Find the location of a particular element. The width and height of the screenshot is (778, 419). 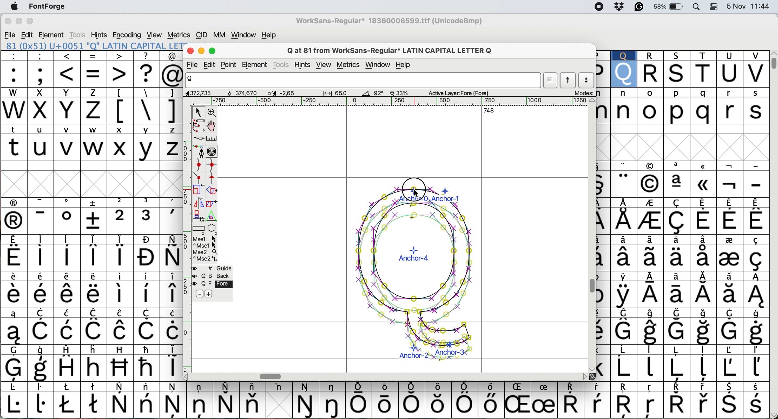

show previous letter is located at coordinates (570, 82).